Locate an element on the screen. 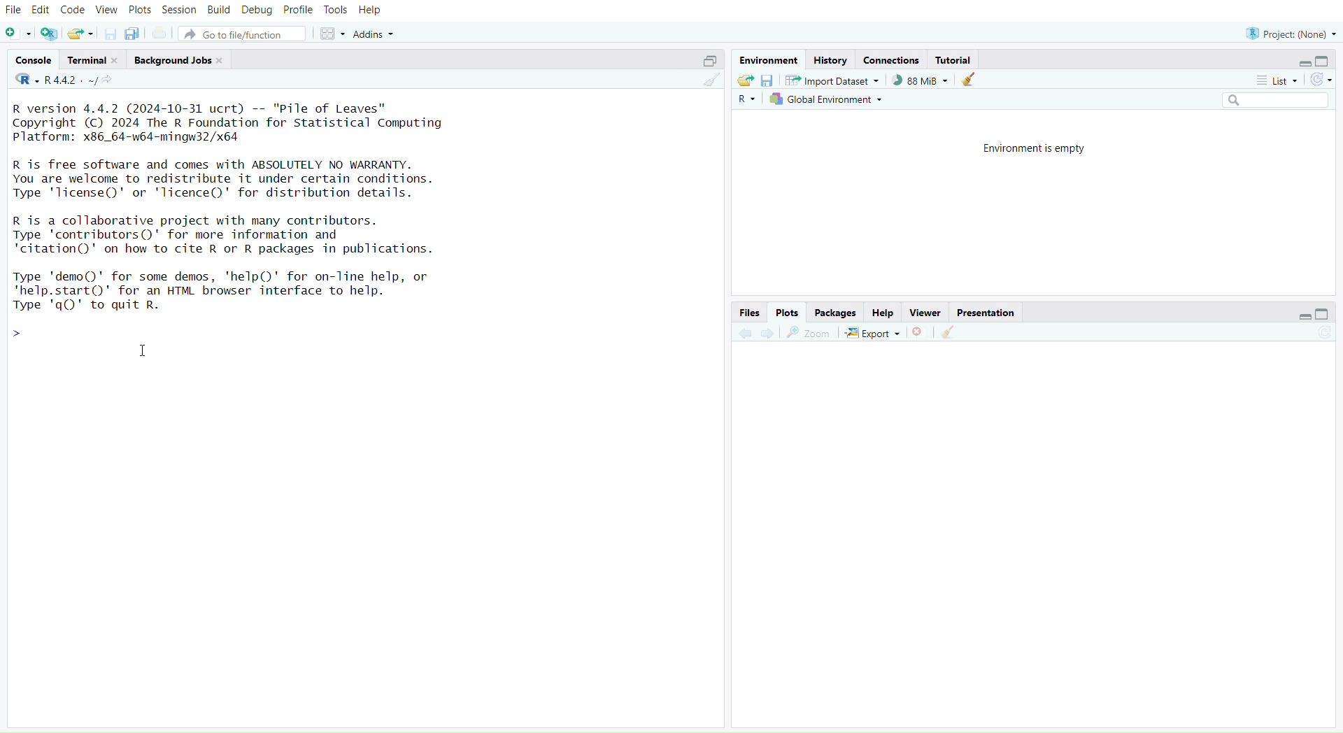  save current document is located at coordinates (111, 35).